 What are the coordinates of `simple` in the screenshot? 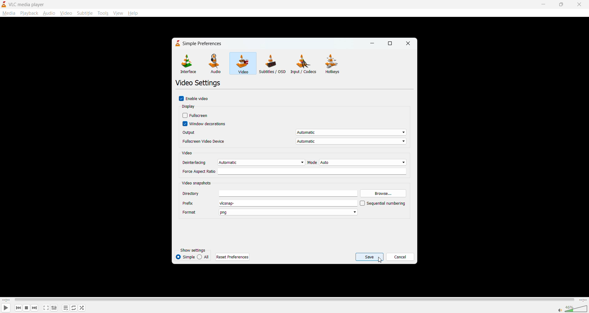 It's located at (185, 257).